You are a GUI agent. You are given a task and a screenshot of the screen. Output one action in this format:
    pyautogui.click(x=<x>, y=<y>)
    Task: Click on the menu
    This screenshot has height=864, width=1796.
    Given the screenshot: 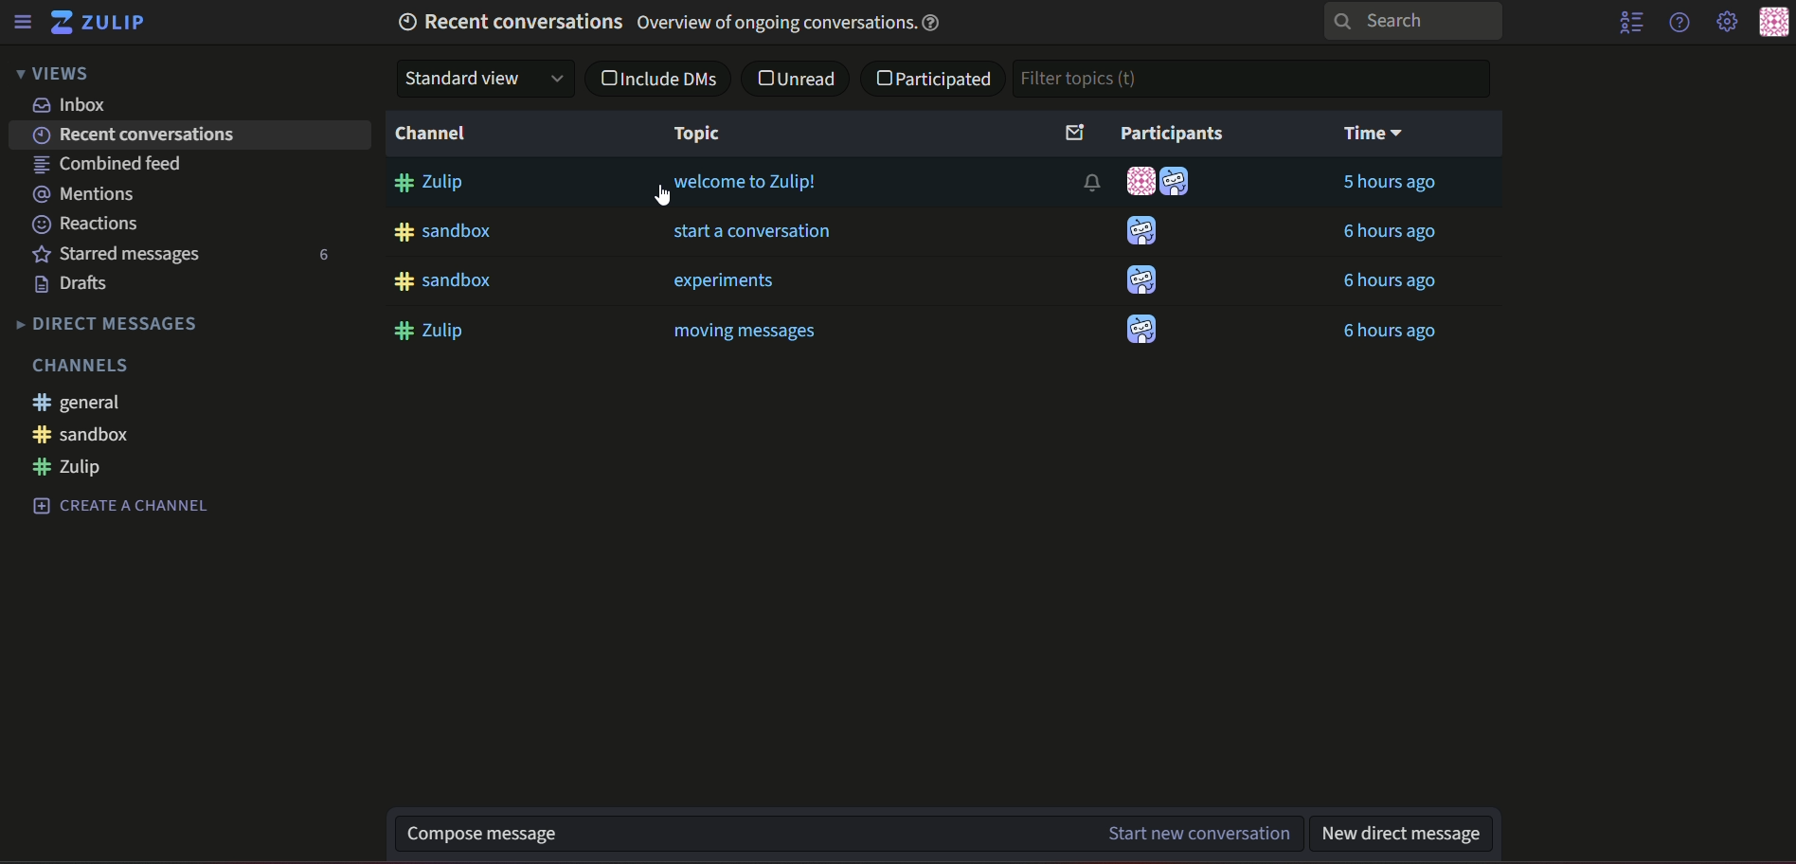 What is the action you would take?
    pyautogui.click(x=27, y=22)
    